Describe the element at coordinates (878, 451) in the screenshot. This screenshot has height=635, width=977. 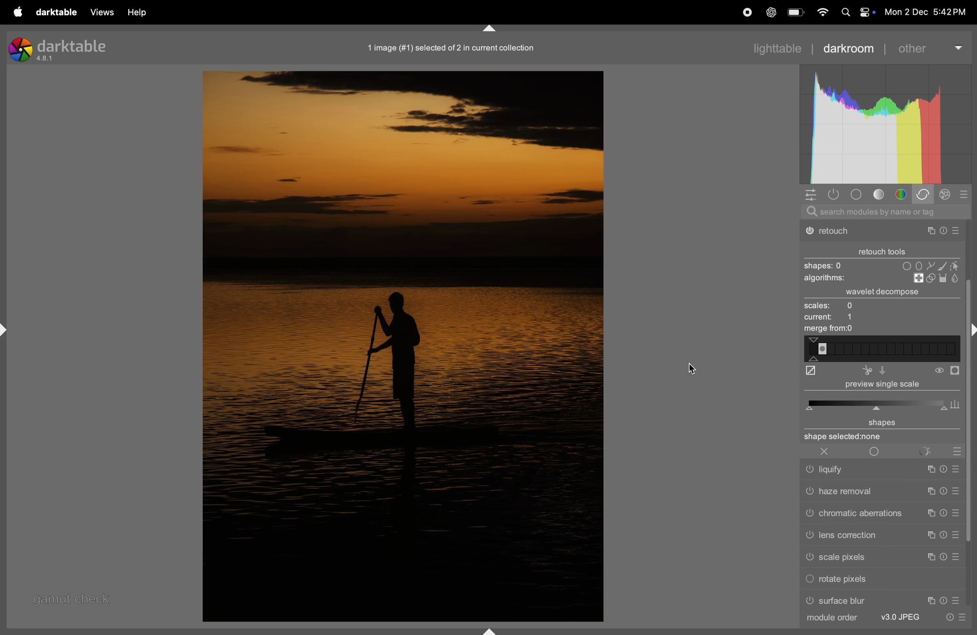
I see `uniformly` at that location.